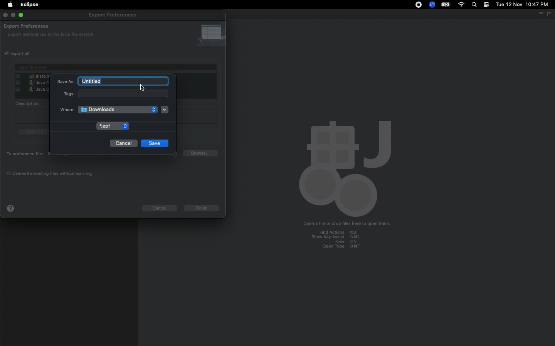 The width and height of the screenshot is (555, 346). What do you see at coordinates (21, 15) in the screenshot?
I see `Maximize` at bounding box center [21, 15].